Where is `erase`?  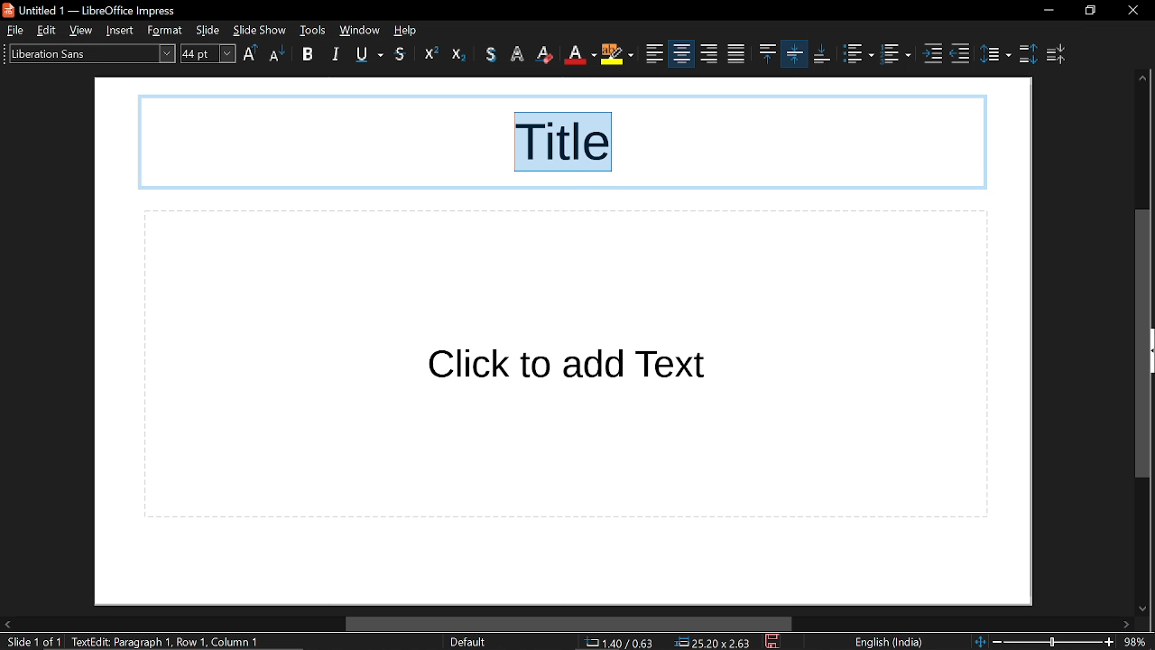
erase is located at coordinates (518, 54).